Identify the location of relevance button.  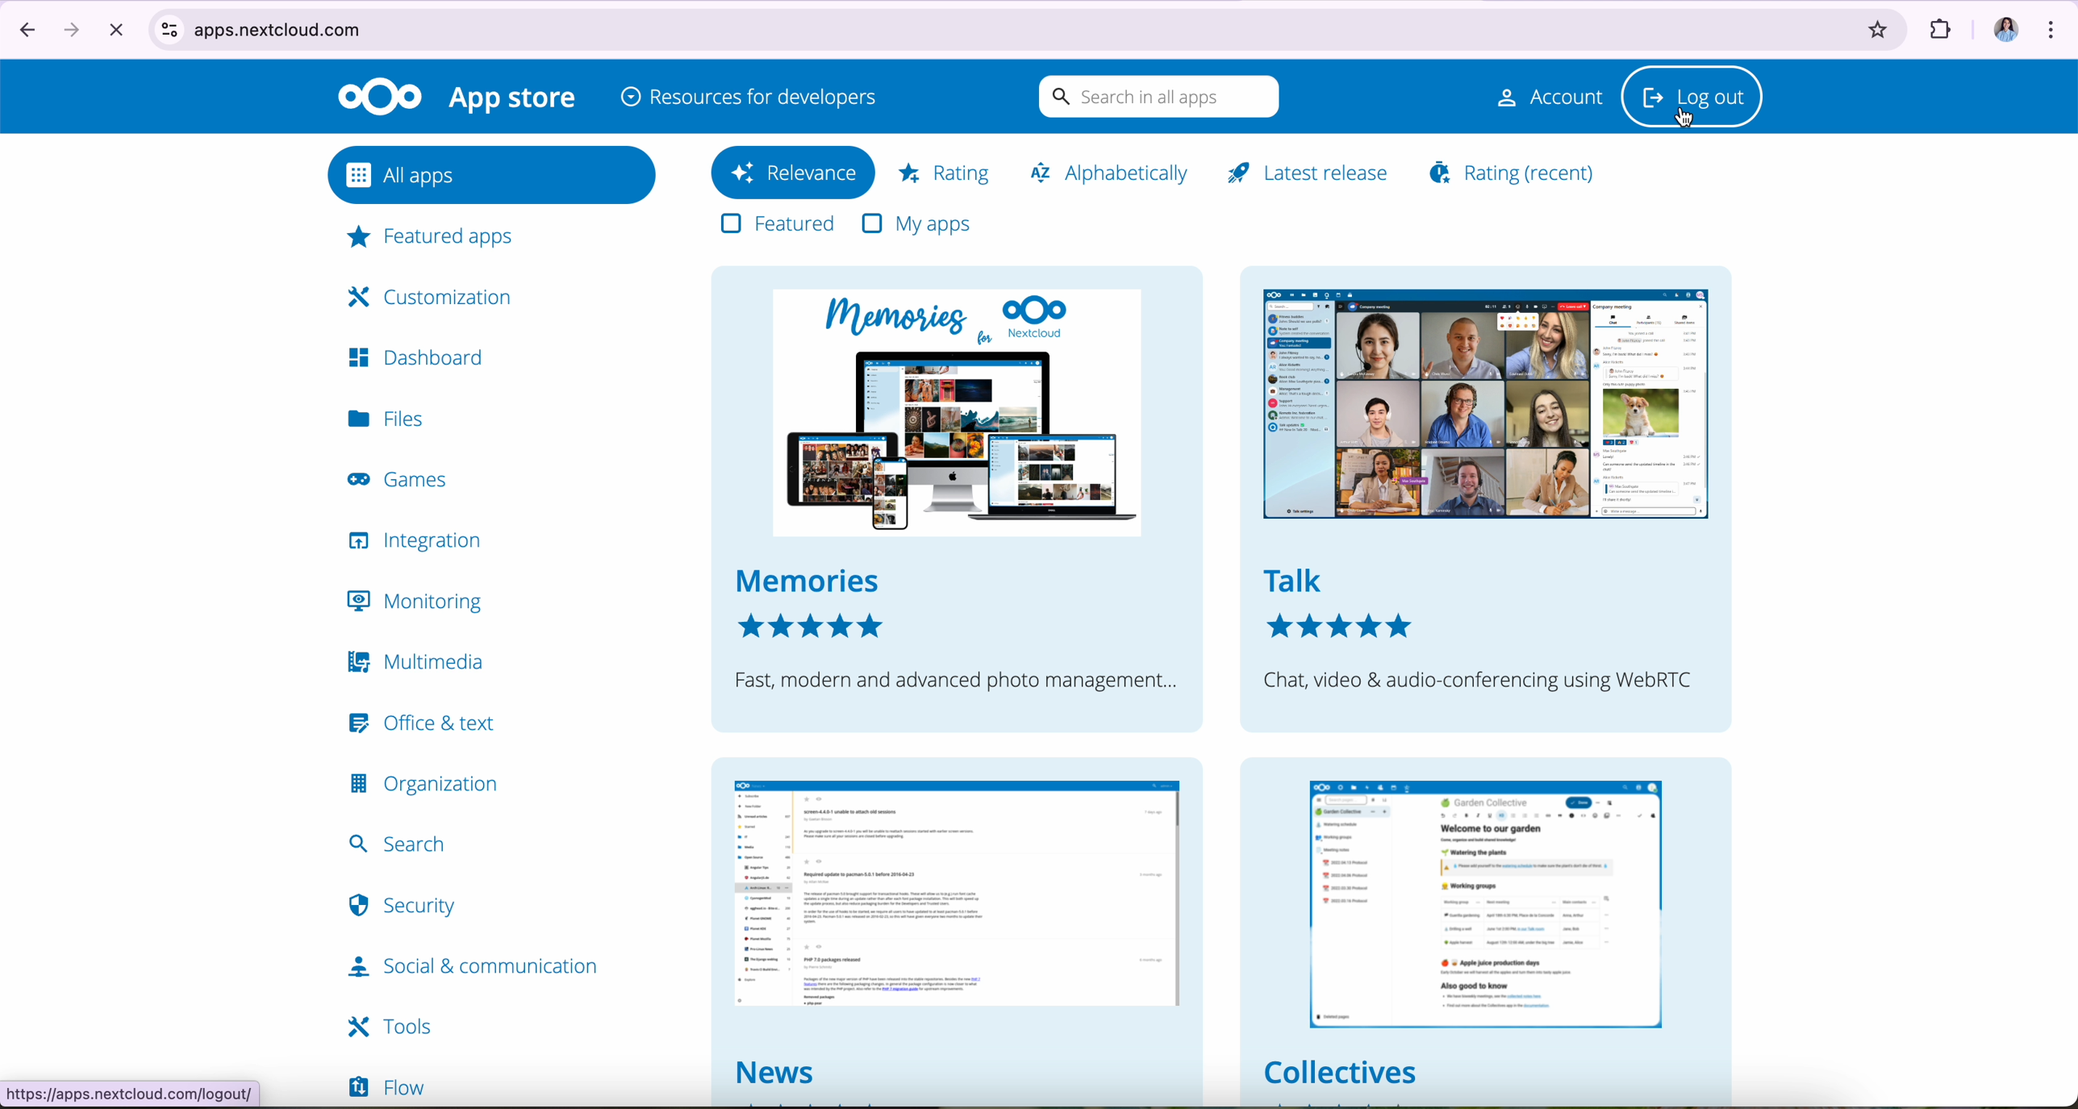
(796, 171).